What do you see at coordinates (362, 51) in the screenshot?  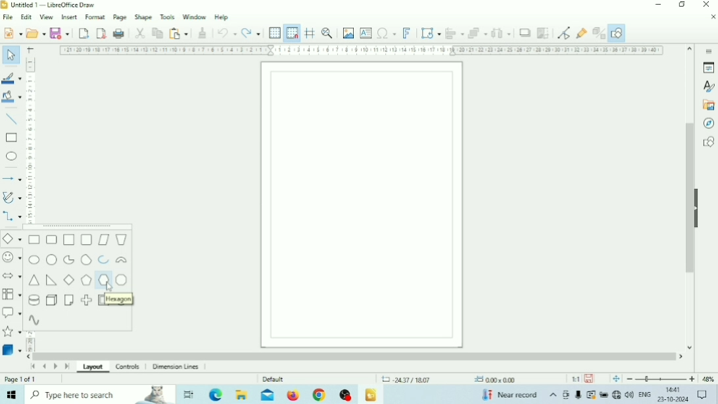 I see `Horizontal scale` at bounding box center [362, 51].